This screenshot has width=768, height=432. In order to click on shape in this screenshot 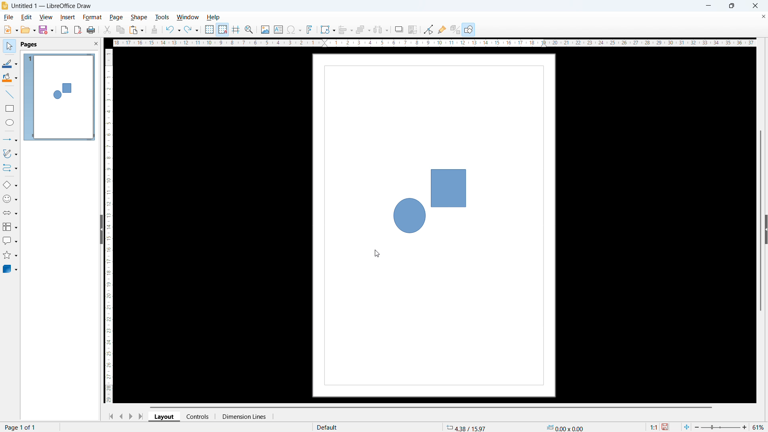, I will do `click(139, 17)`.